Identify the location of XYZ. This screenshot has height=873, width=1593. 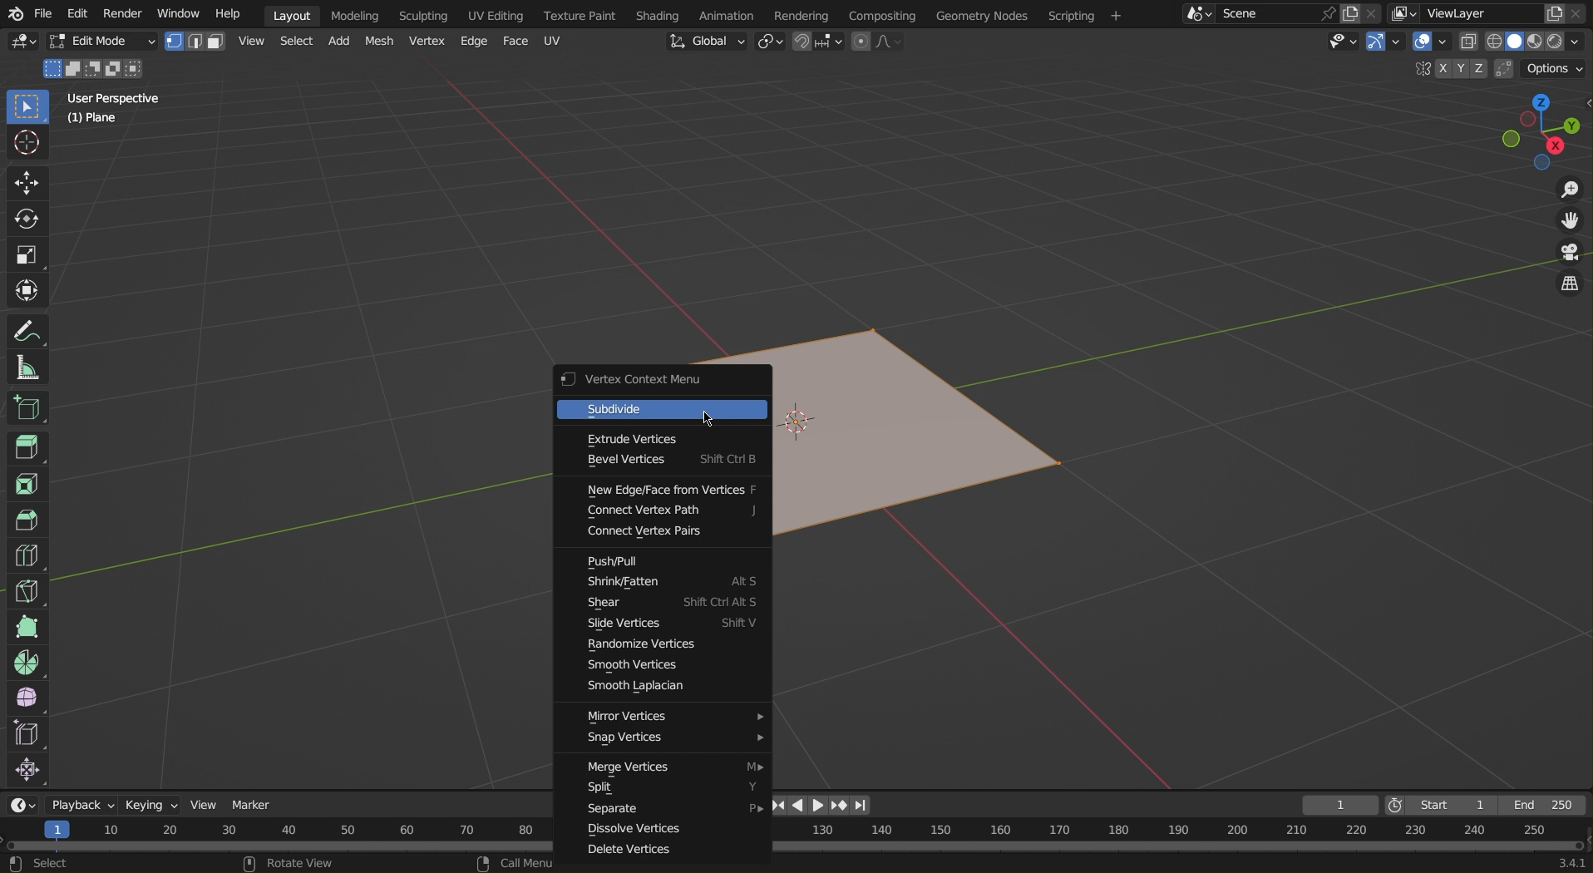
(1456, 68).